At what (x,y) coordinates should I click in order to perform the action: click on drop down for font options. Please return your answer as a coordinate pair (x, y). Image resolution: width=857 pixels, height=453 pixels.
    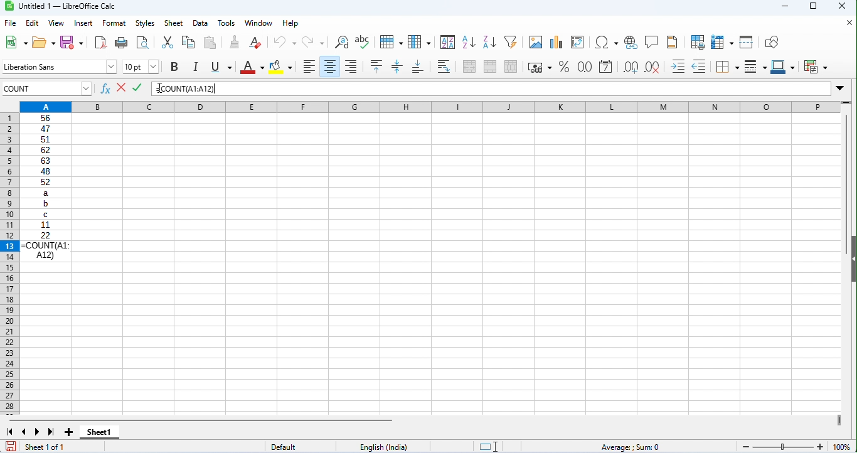
    Looking at the image, I should click on (112, 67).